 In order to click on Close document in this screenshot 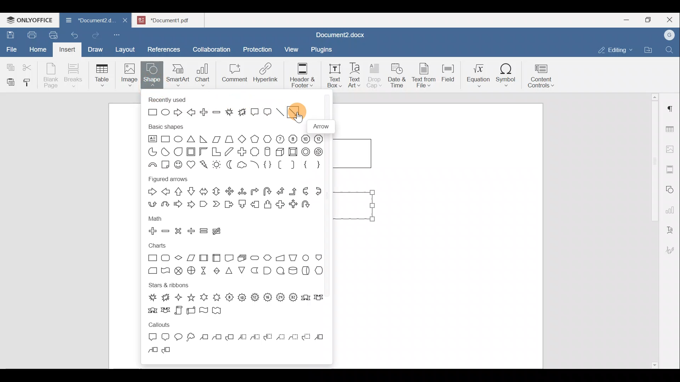, I will do `click(125, 21)`.